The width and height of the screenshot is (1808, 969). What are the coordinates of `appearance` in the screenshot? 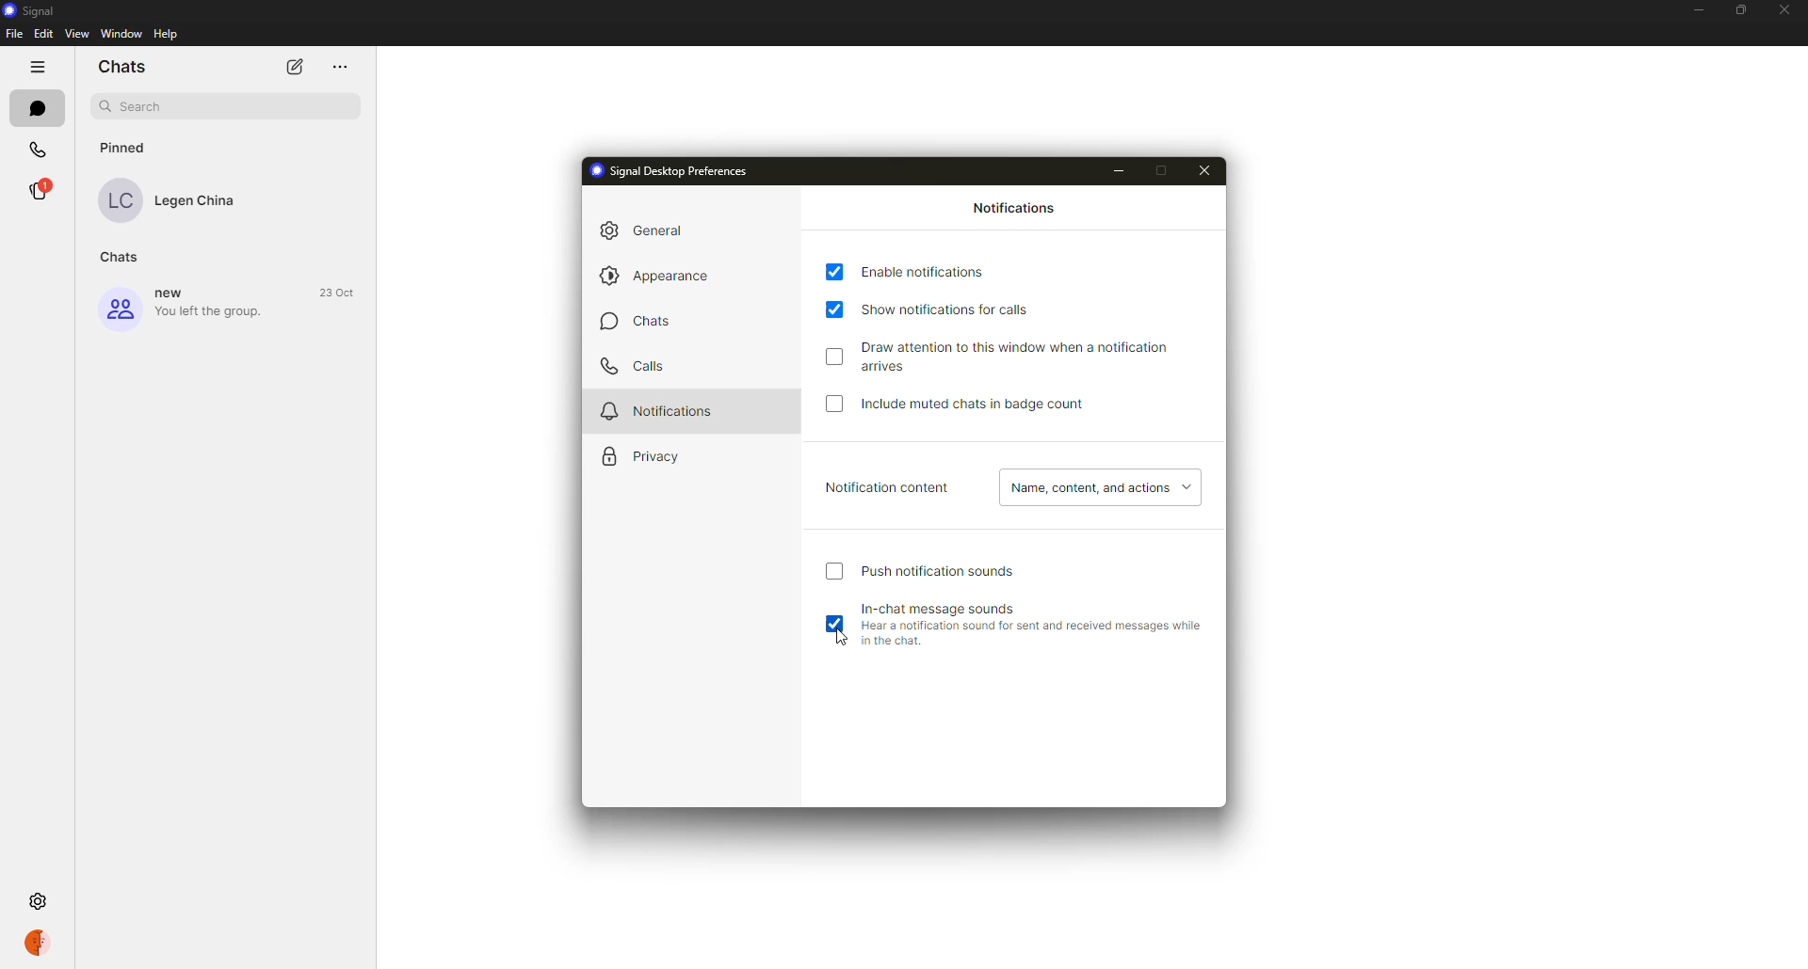 It's located at (659, 277).